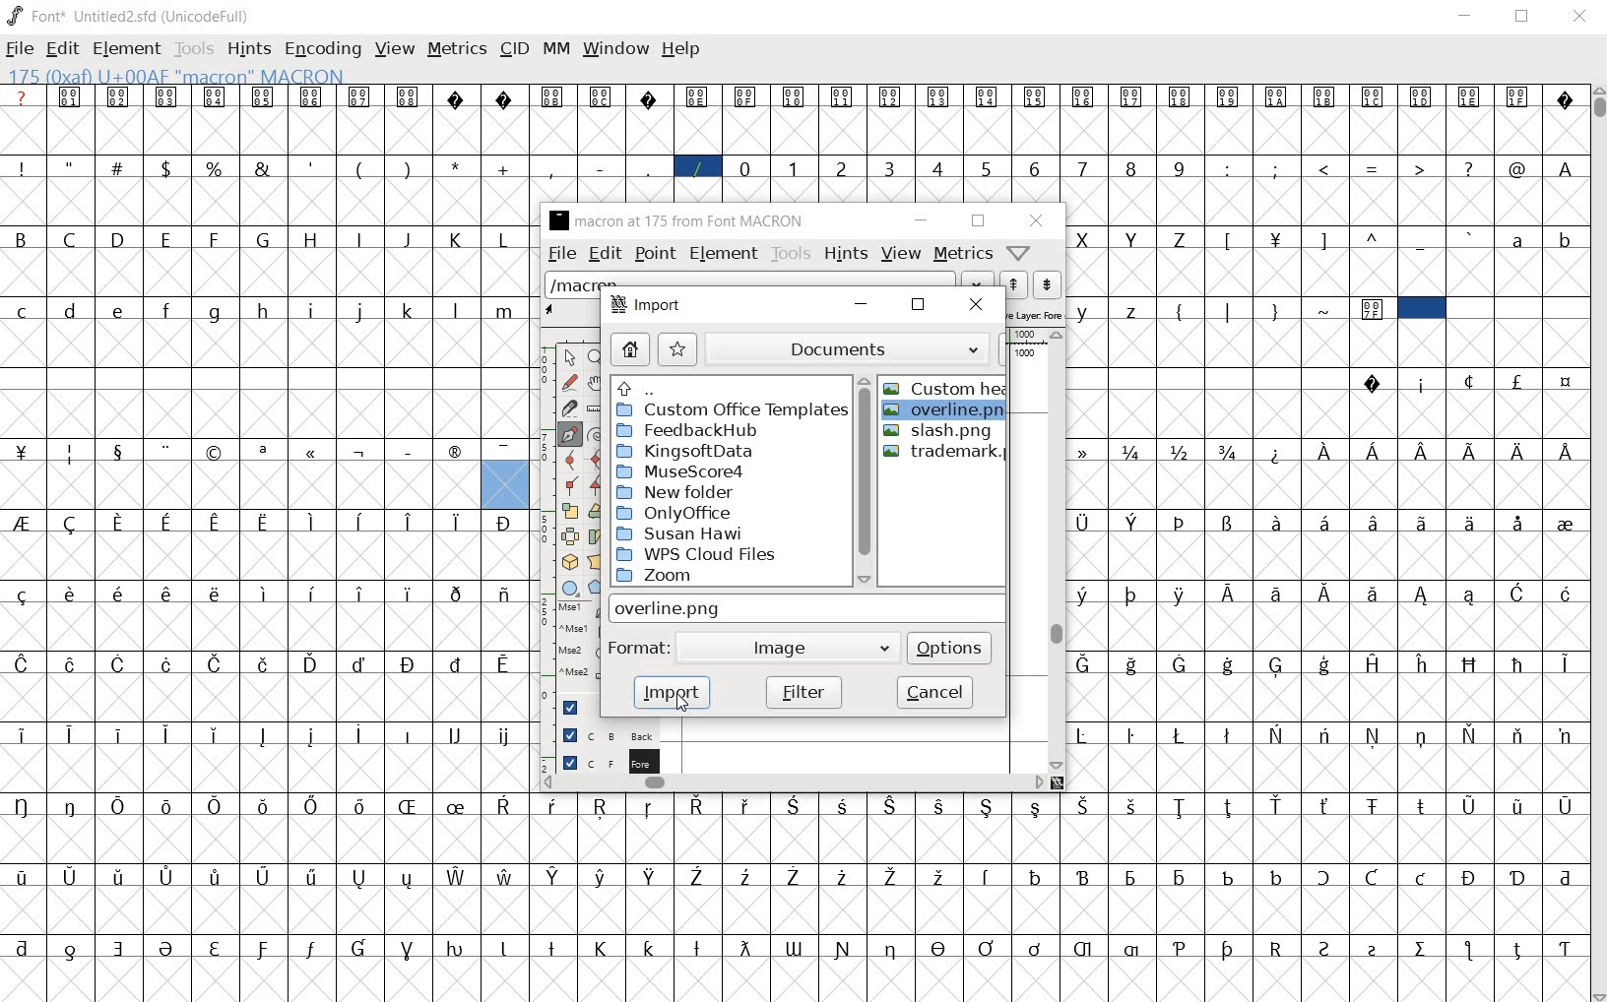 This screenshot has width=1607, height=1002. Describe the element at coordinates (946, 388) in the screenshot. I see `Custom hea` at that location.